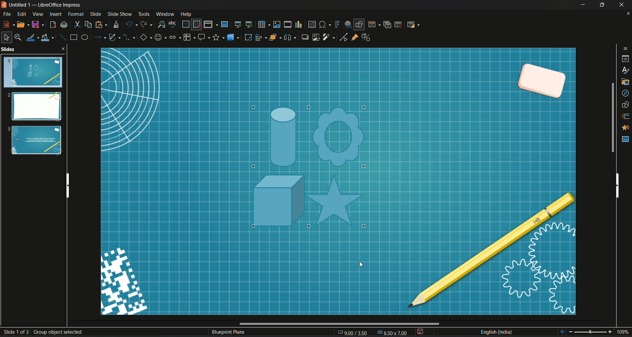 The width and height of the screenshot is (632, 337). What do you see at coordinates (287, 24) in the screenshot?
I see `insert audio video` at bounding box center [287, 24].